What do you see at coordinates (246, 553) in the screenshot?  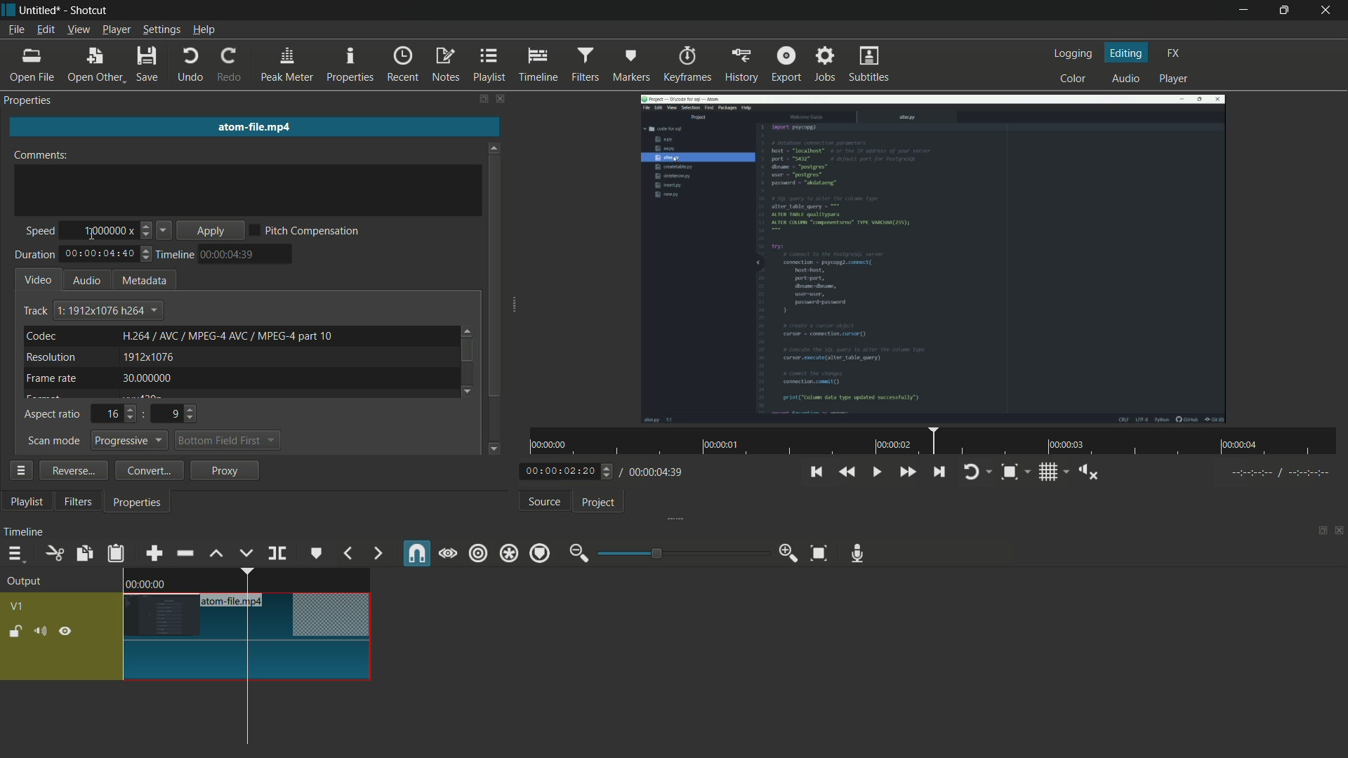 I see `overwrite` at bounding box center [246, 553].